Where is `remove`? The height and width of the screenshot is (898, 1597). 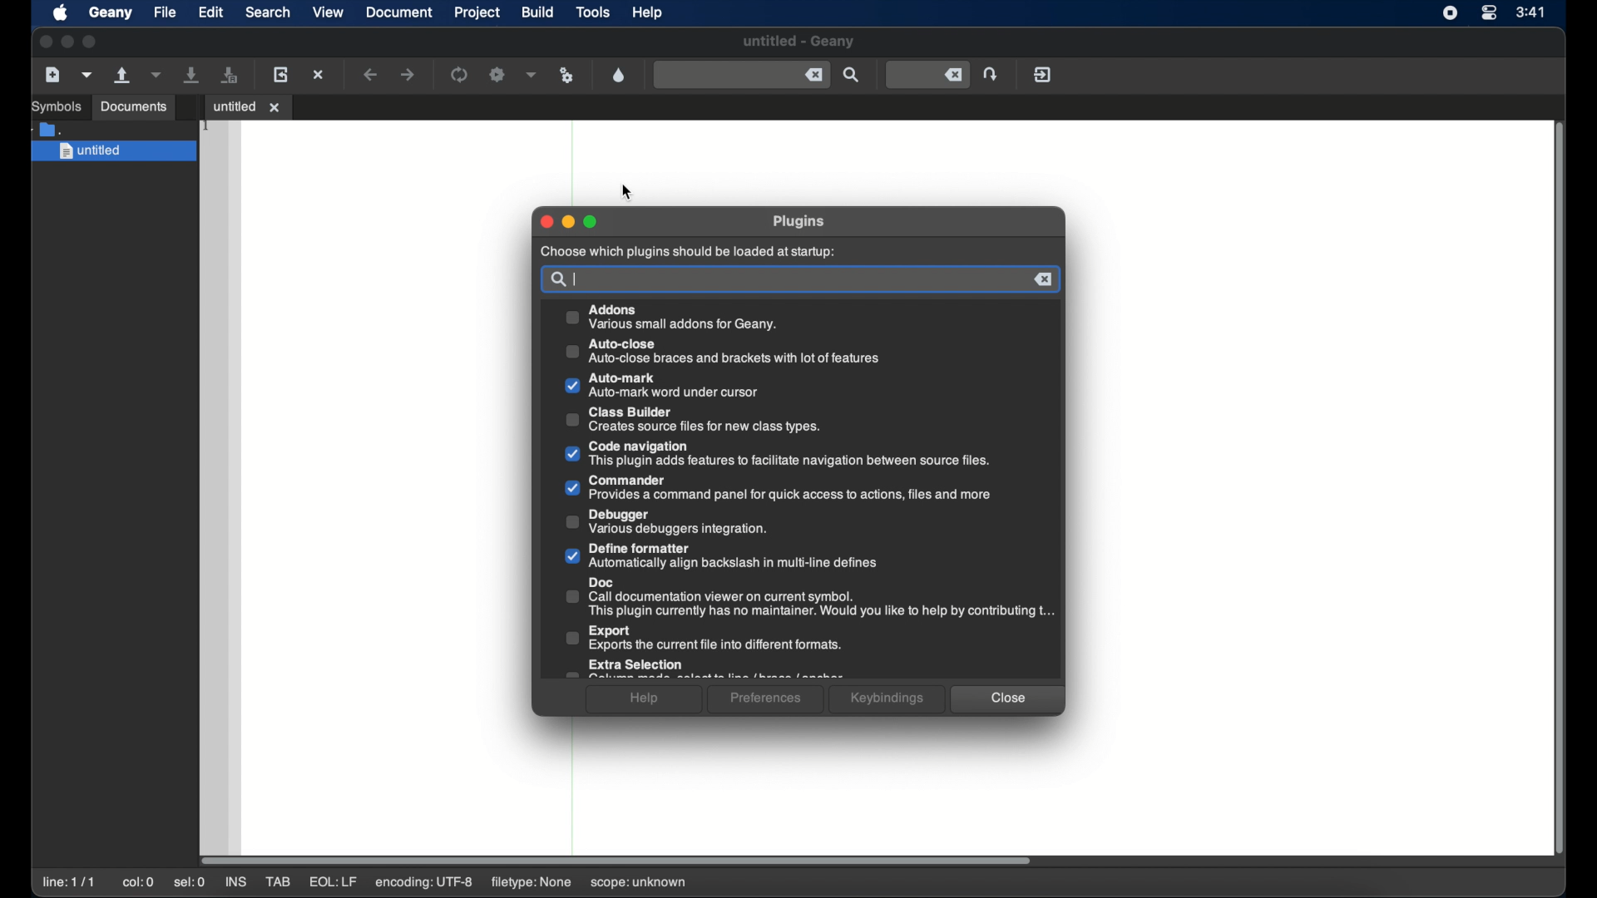
remove is located at coordinates (1042, 279).